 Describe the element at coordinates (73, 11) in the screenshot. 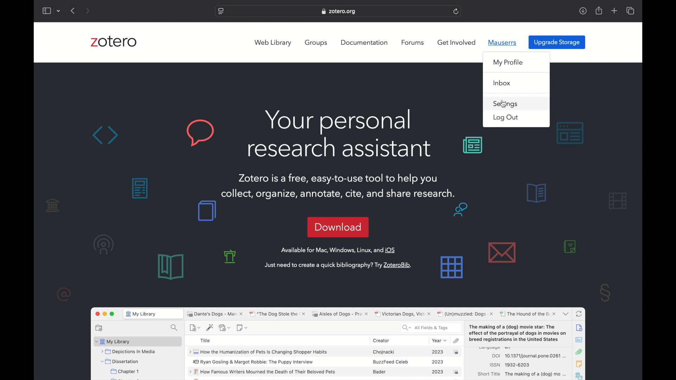

I see `previous` at that location.